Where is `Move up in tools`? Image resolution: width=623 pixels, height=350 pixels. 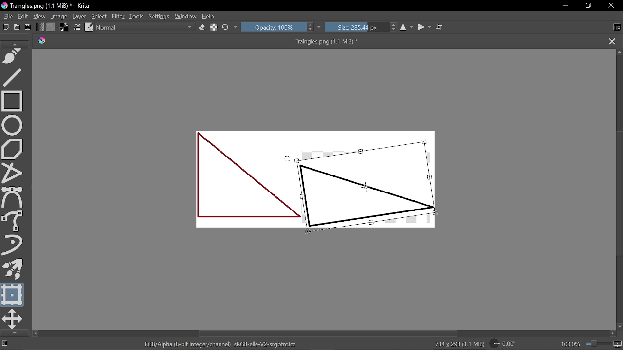 Move up in tools is located at coordinates (16, 44).